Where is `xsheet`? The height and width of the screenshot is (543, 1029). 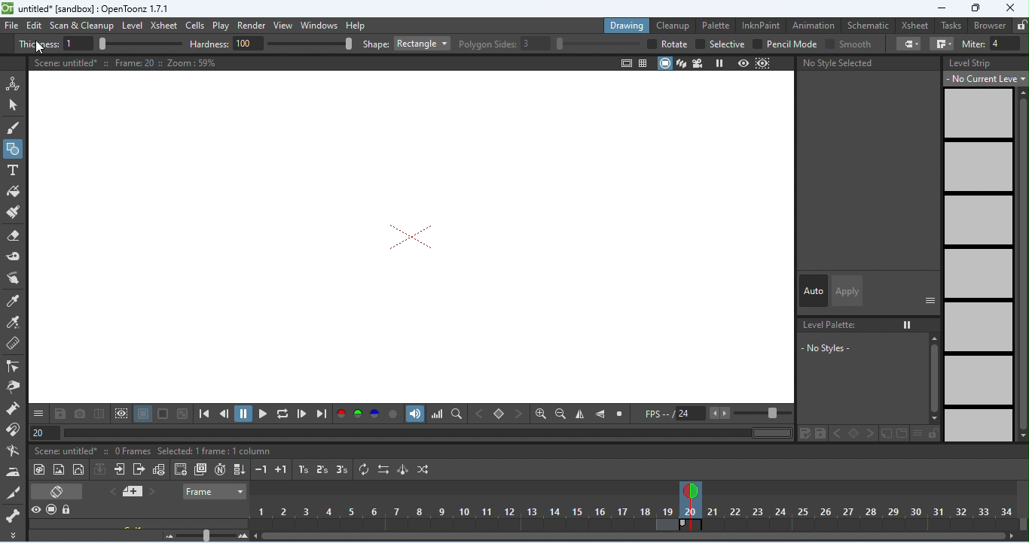
xsheet is located at coordinates (915, 26).